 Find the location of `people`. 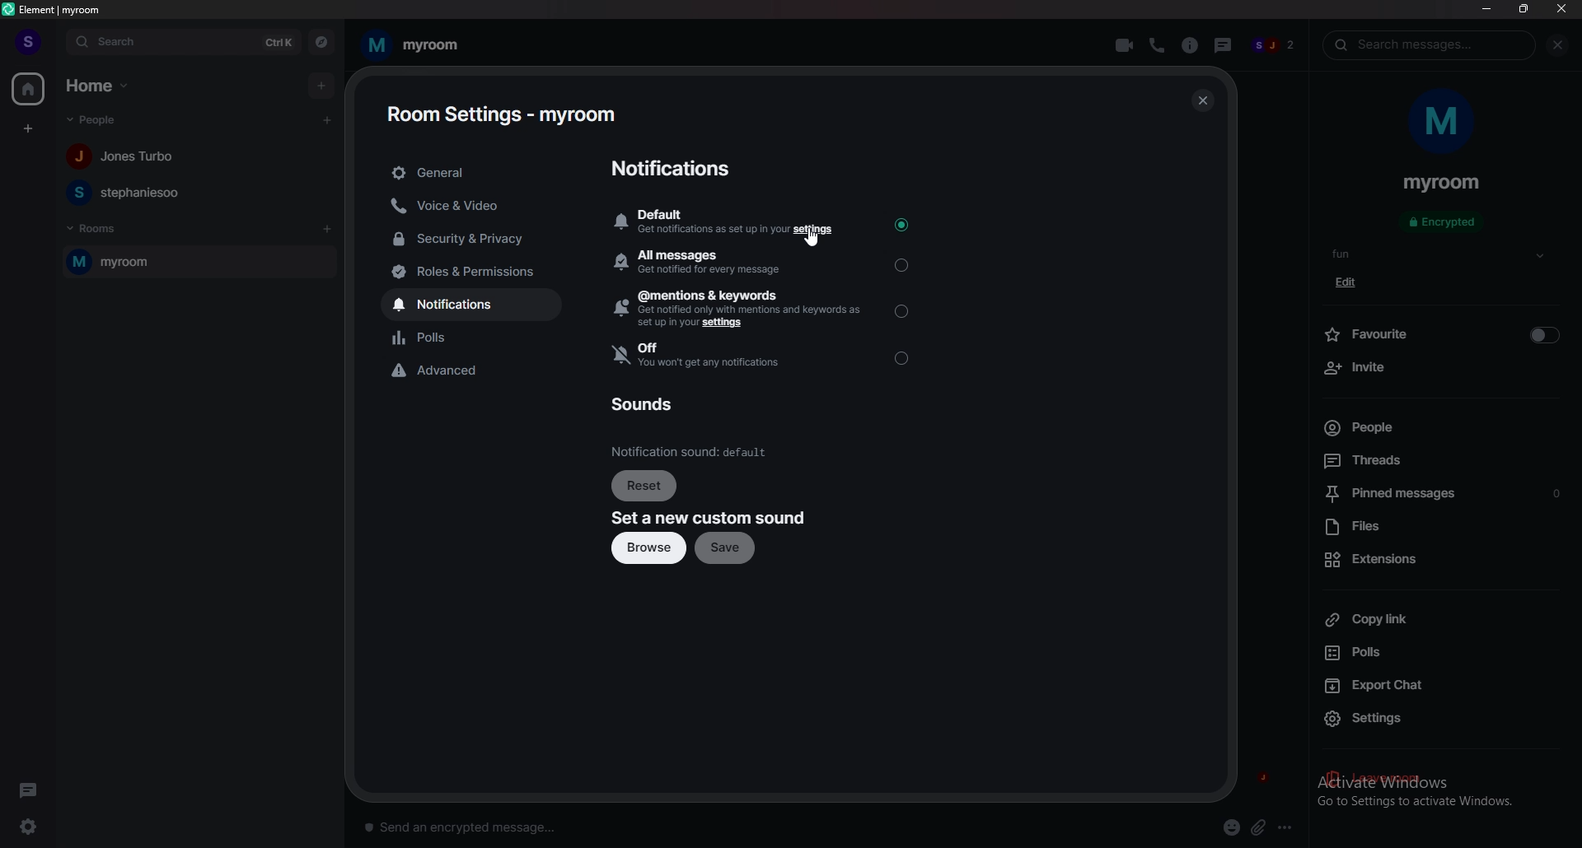

people is located at coordinates (1430, 427).